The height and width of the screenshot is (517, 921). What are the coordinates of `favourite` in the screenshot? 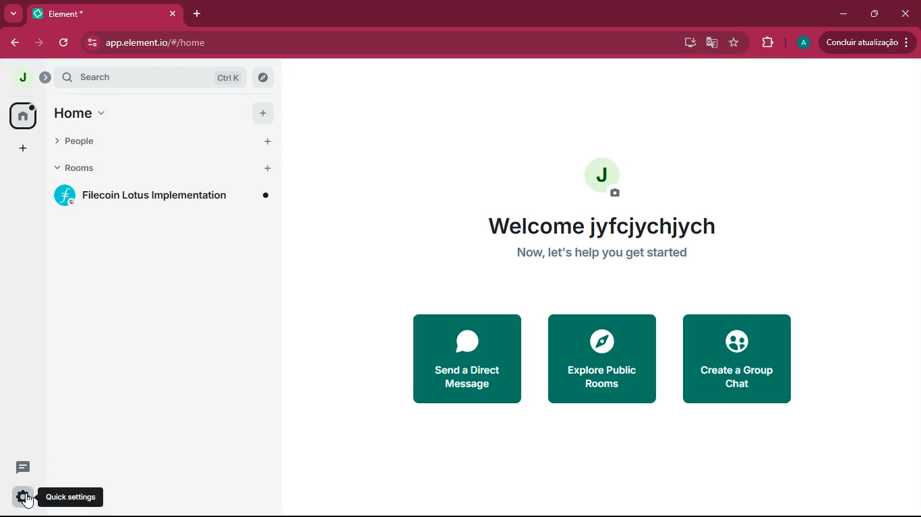 It's located at (732, 43).